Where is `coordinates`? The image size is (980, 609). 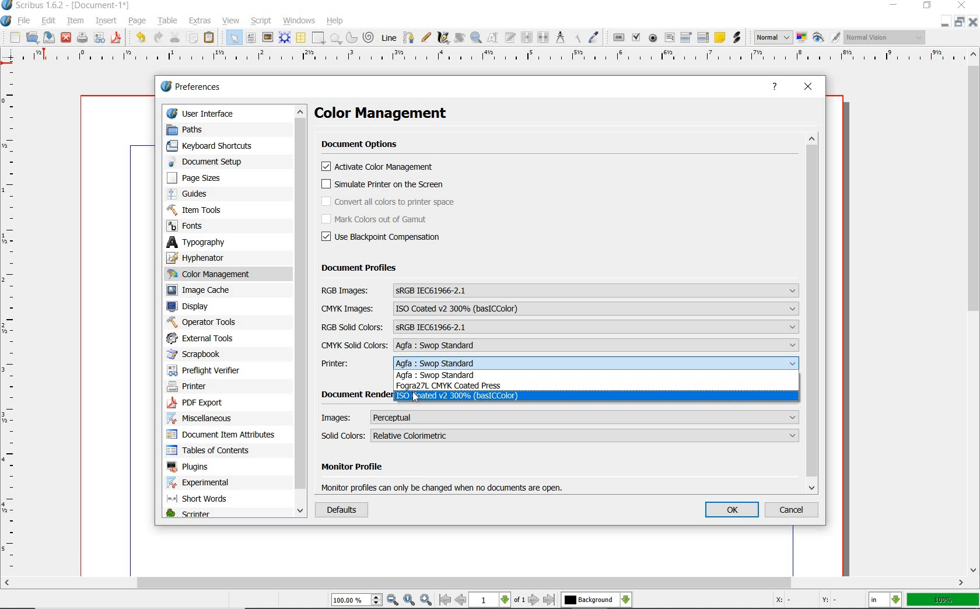
coordinates is located at coordinates (806, 601).